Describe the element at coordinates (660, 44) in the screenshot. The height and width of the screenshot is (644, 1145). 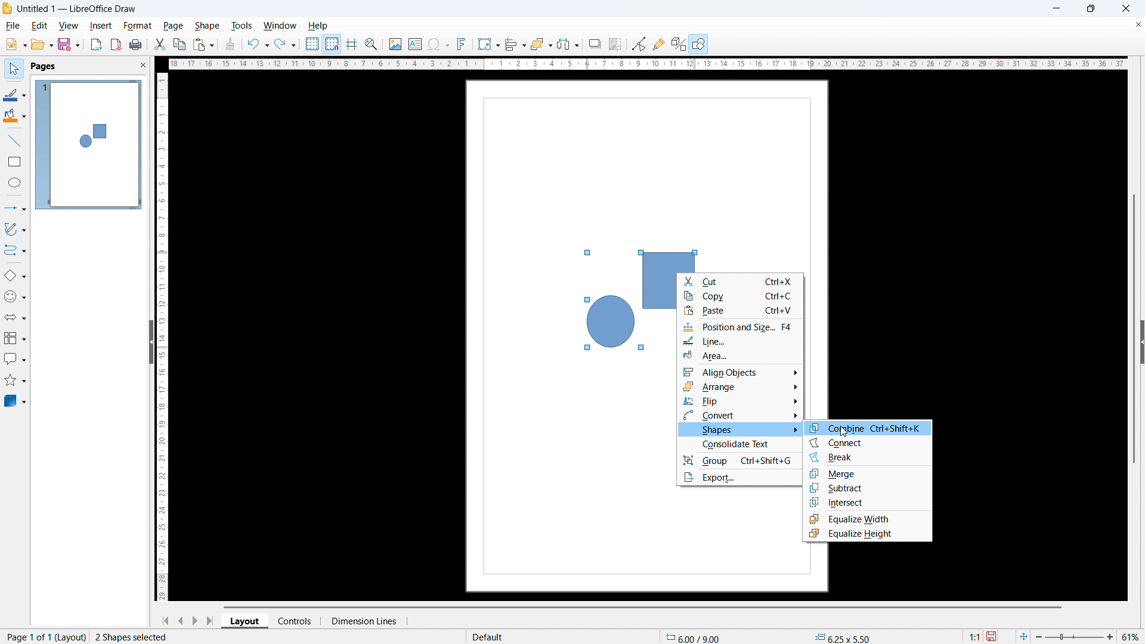
I see `show gluepoint function` at that location.